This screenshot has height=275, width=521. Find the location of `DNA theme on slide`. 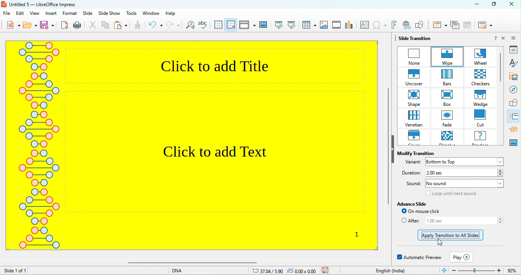

DNA theme on slide is located at coordinates (38, 151).